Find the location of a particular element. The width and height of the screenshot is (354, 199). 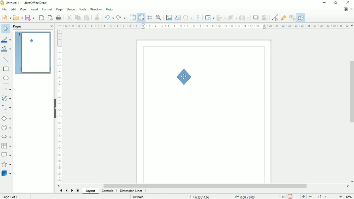

Curves and polygons is located at coordinates (6, 98).